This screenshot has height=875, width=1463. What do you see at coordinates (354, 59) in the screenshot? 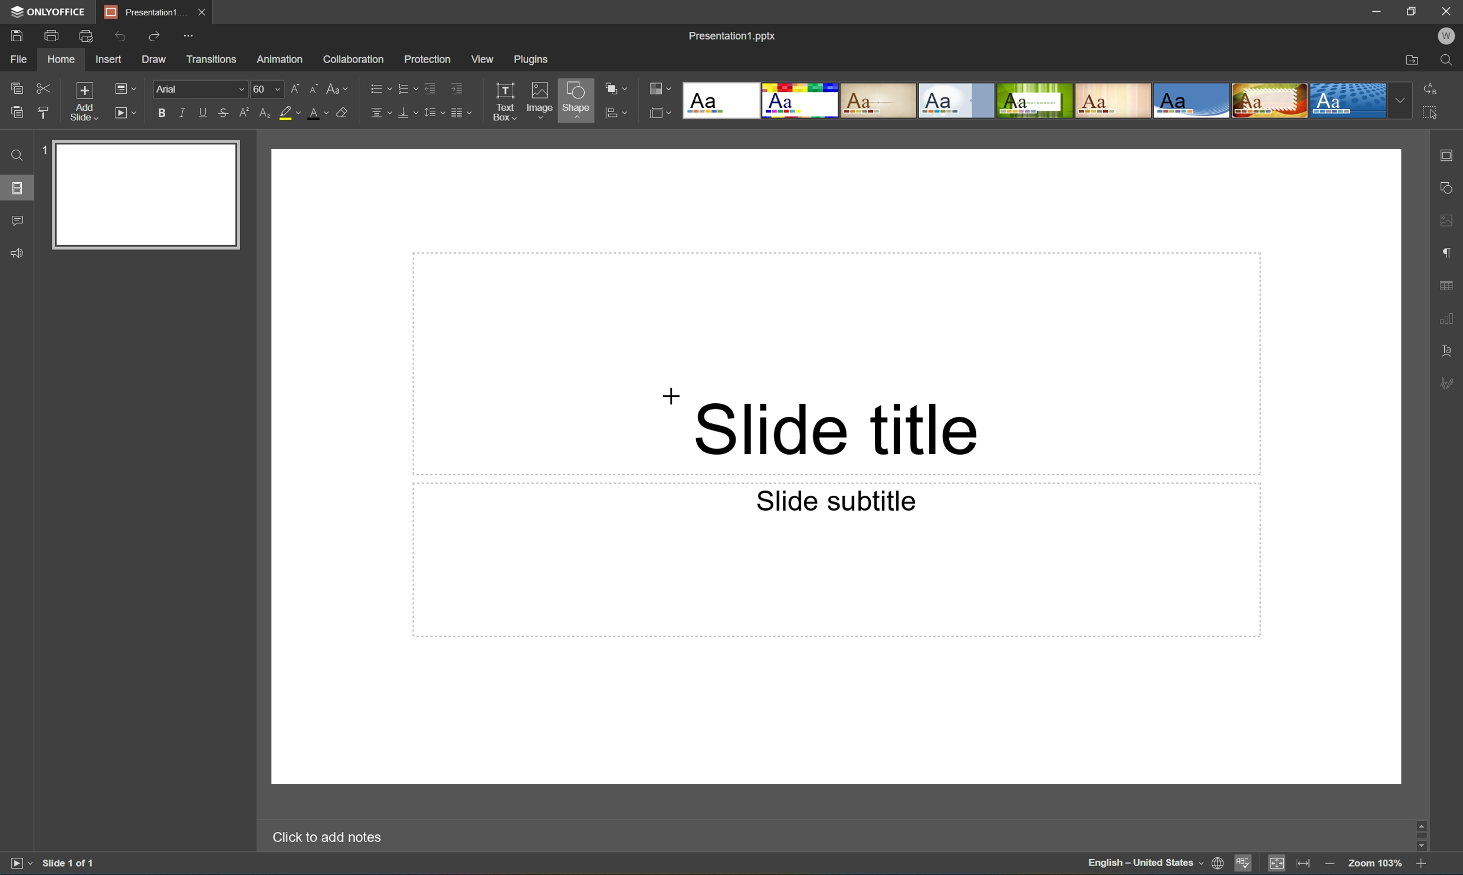
I see `Collaboration` at bounding box center [354, 59].